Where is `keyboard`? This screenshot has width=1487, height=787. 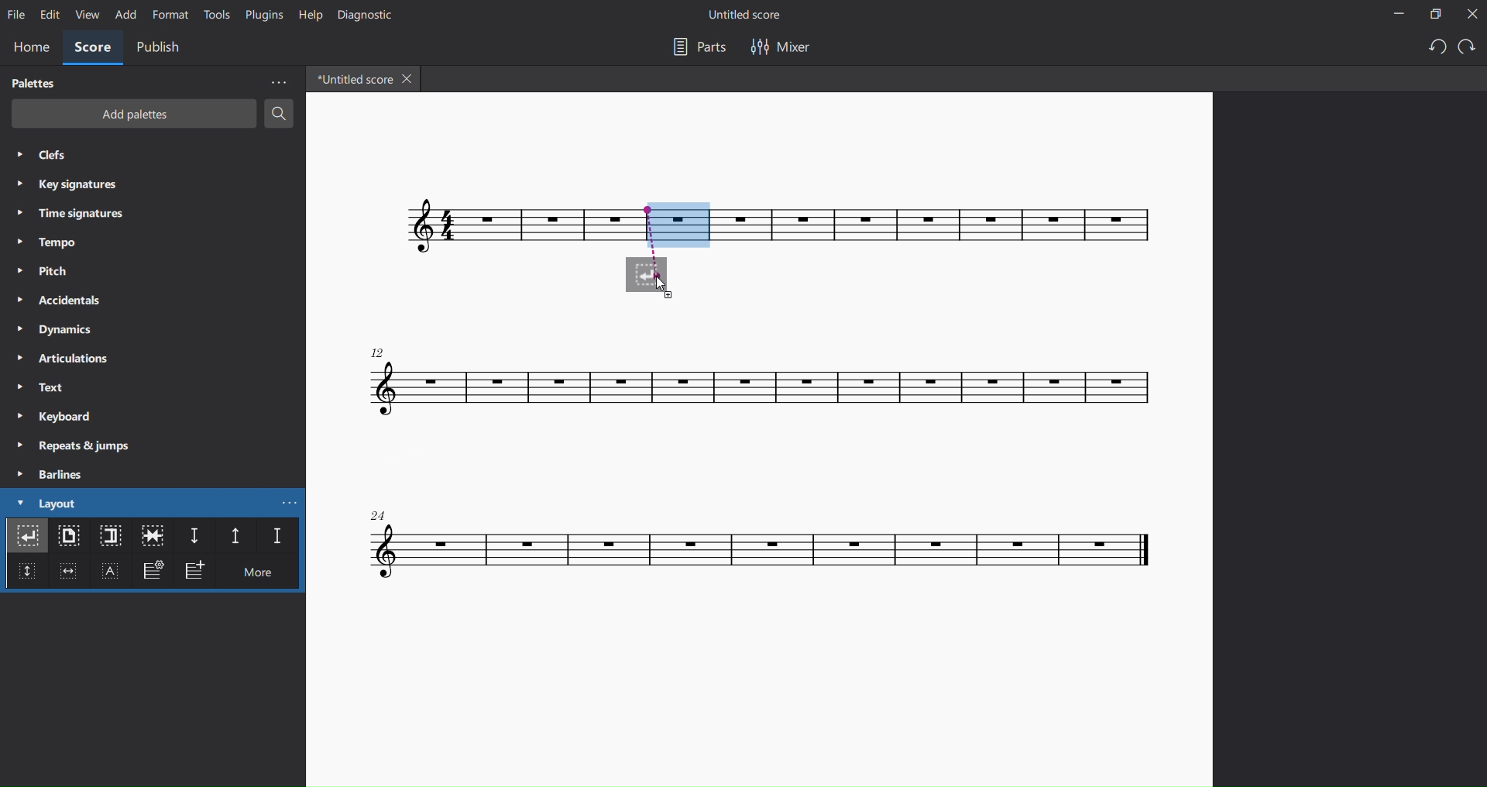
keyboard is located at coordinates (54, 418).